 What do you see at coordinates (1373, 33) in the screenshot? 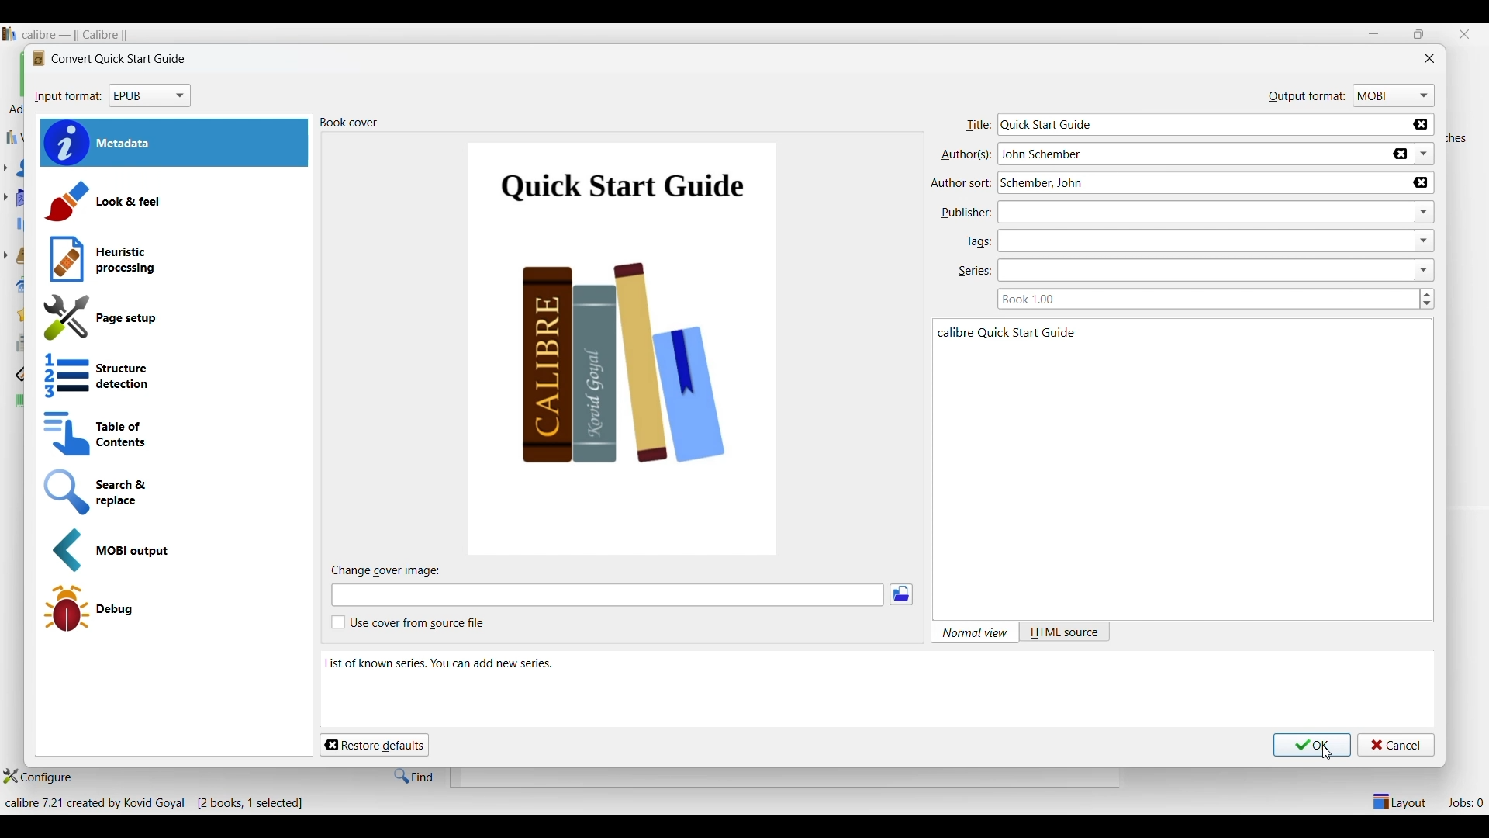
I see `Minimize` at bounding box center [1373, 33].